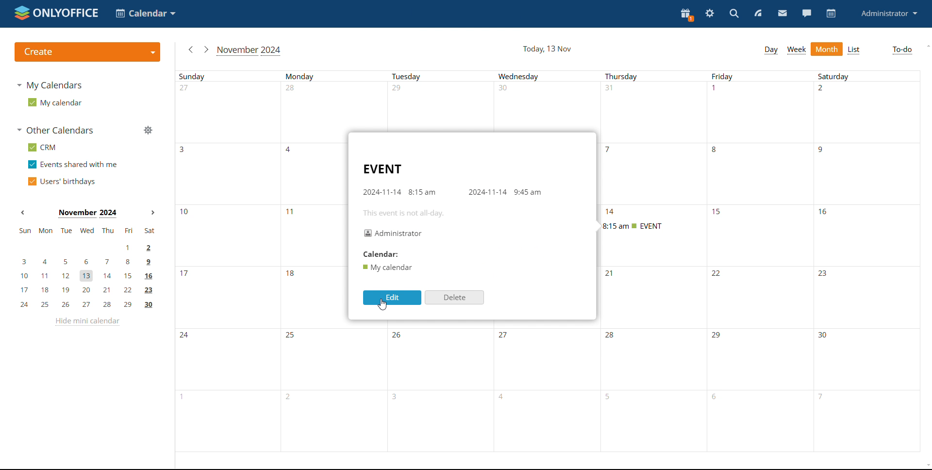  Describe the element at coordinates (453, 297) in the screenshot. I see `delete` at that location.